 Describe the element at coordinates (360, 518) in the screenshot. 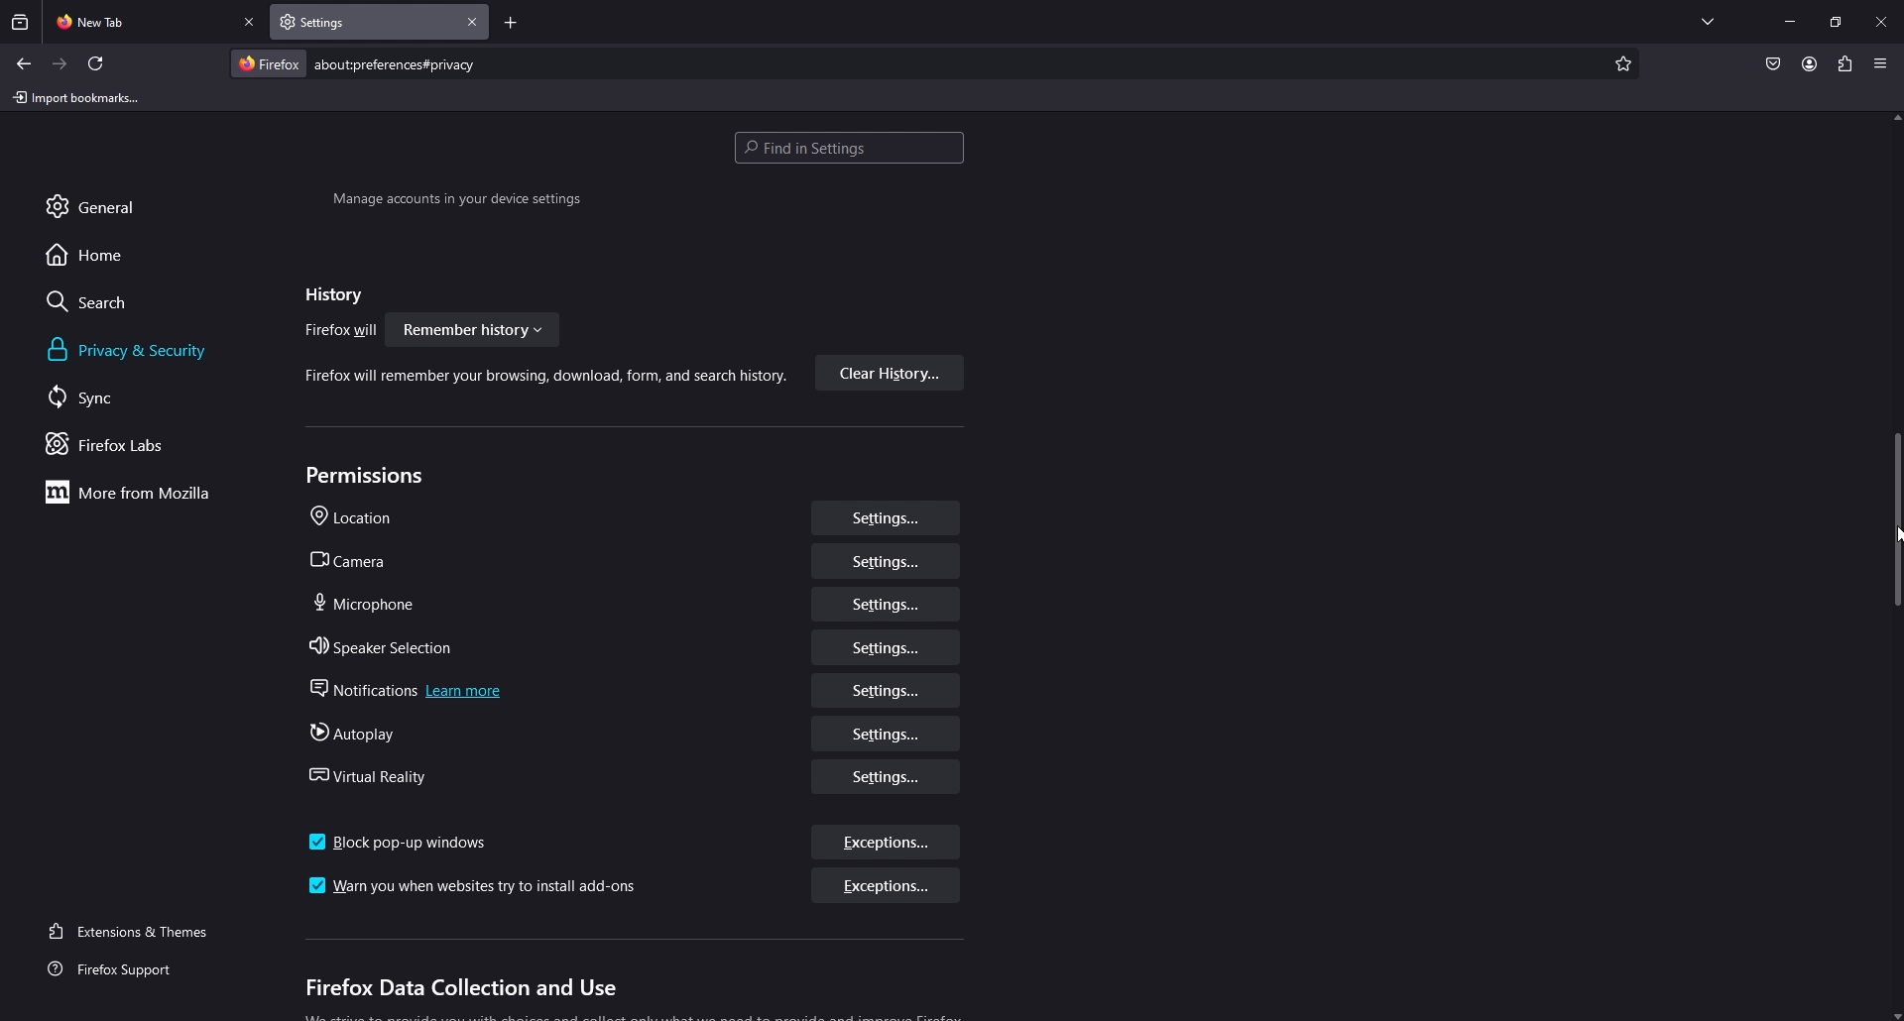

I see `location` at that location.